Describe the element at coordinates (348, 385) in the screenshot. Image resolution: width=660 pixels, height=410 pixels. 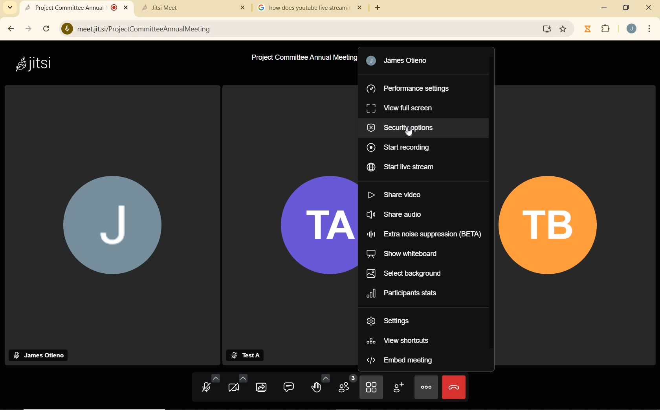
I see `PARTICIPANTS` at that location.